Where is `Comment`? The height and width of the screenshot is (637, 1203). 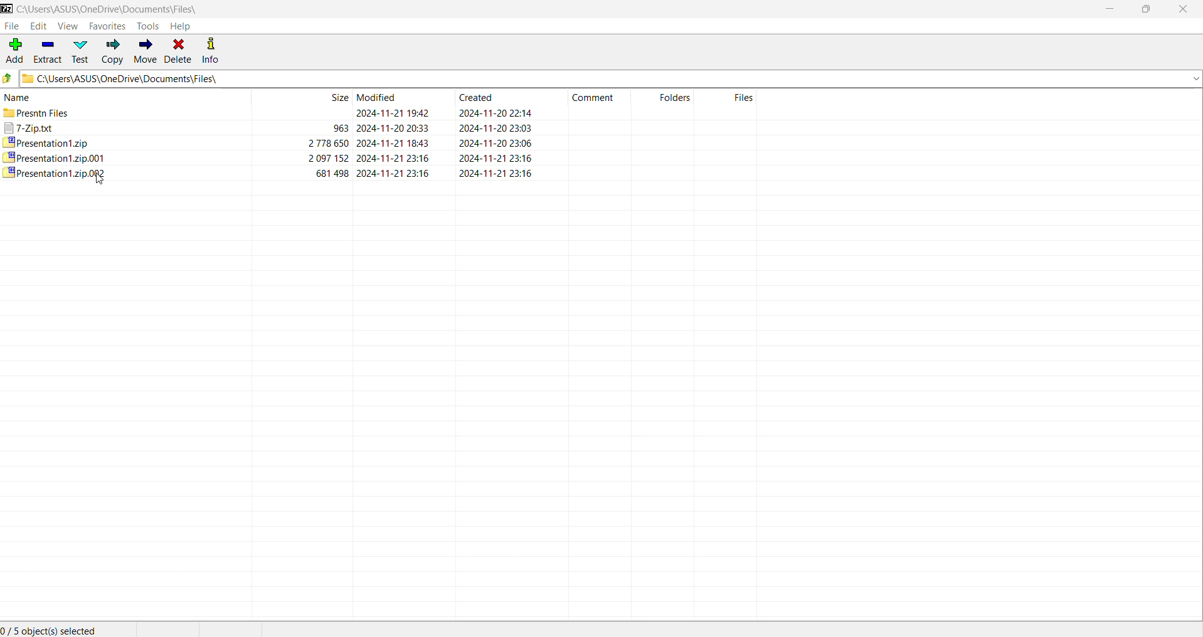 Comment is located at coordinates (597, 97).